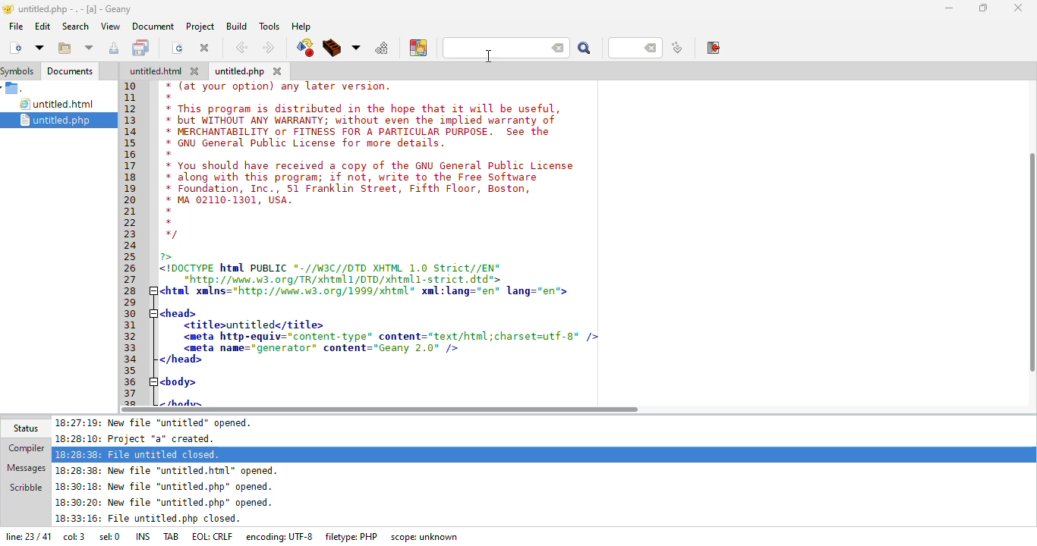 This screenshot has height=546, width=1037. What do you see at coordinates (134, 179) in the screenshot?
I see `18` at bounding box center [134, 179].